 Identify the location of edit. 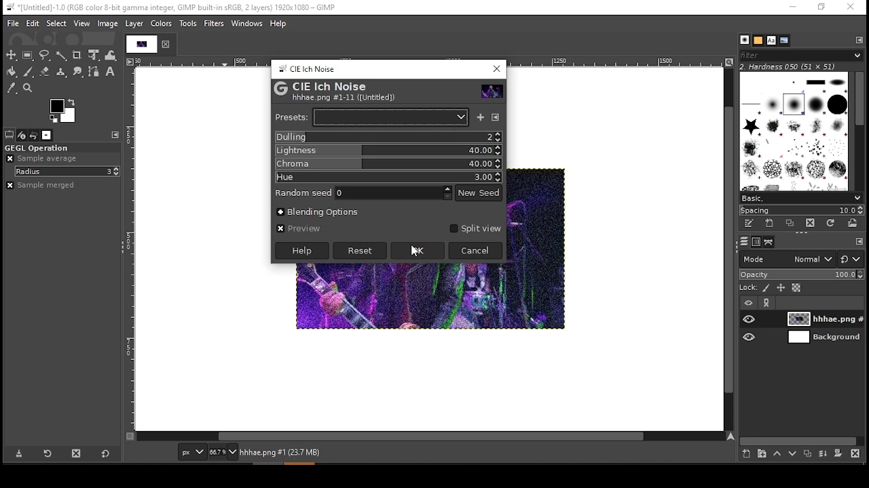
(33, 23).